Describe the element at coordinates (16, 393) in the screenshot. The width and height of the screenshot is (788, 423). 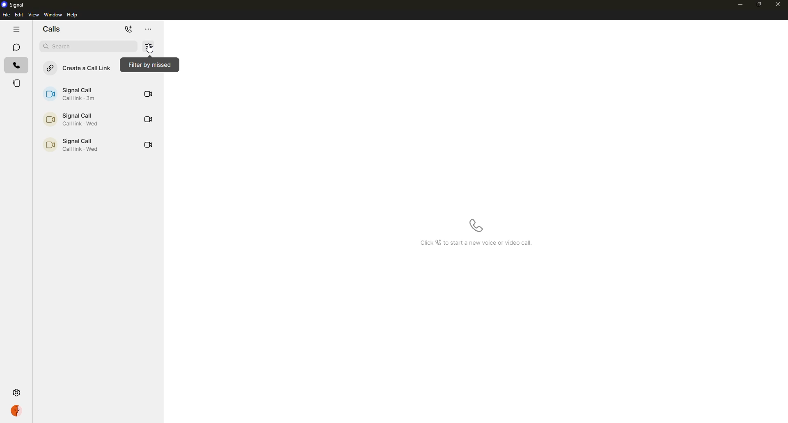
I see `settings` at that location.